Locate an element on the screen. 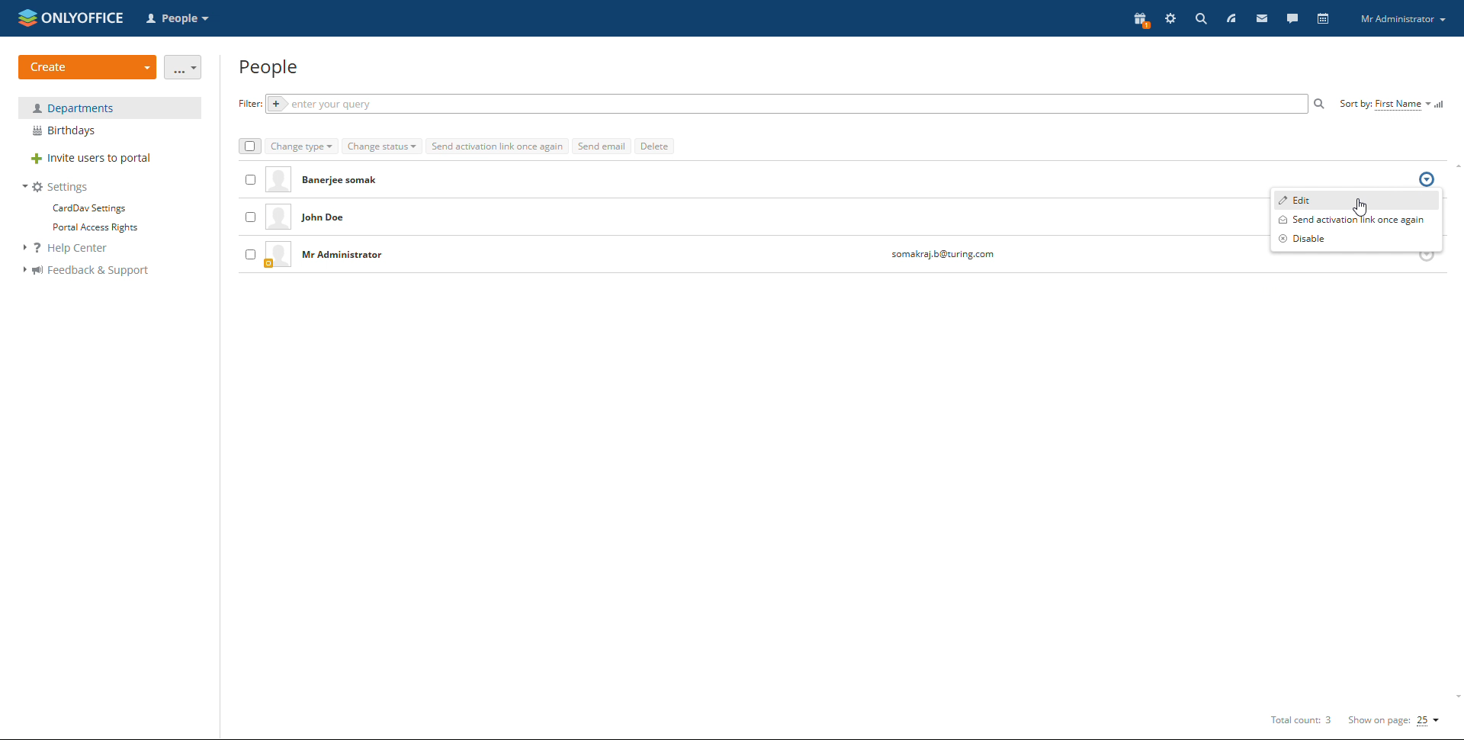  select all is located at coordinates (249, 146).